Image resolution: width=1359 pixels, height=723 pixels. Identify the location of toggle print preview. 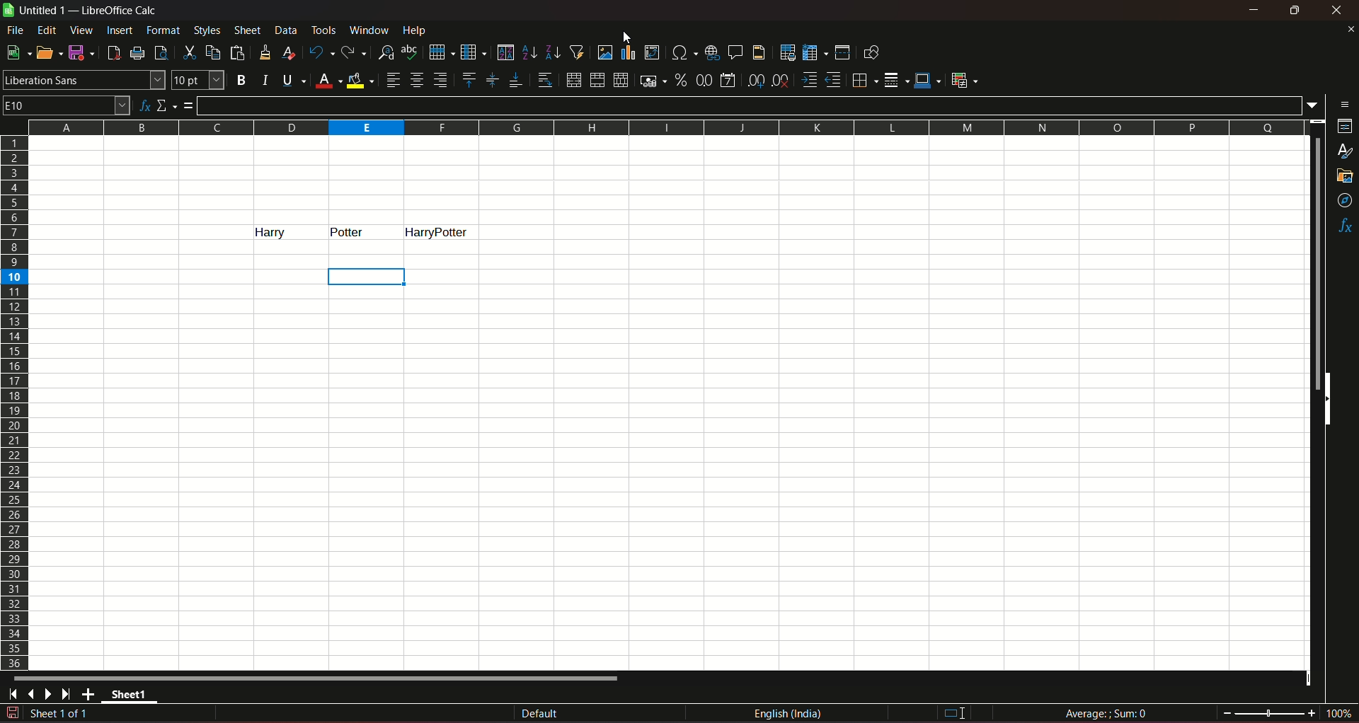
(159, 51).